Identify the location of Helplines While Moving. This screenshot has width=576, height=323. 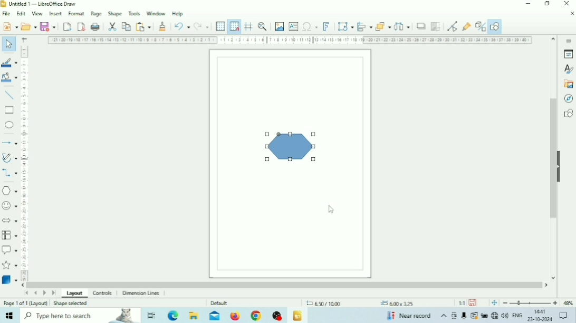
(249, 26).